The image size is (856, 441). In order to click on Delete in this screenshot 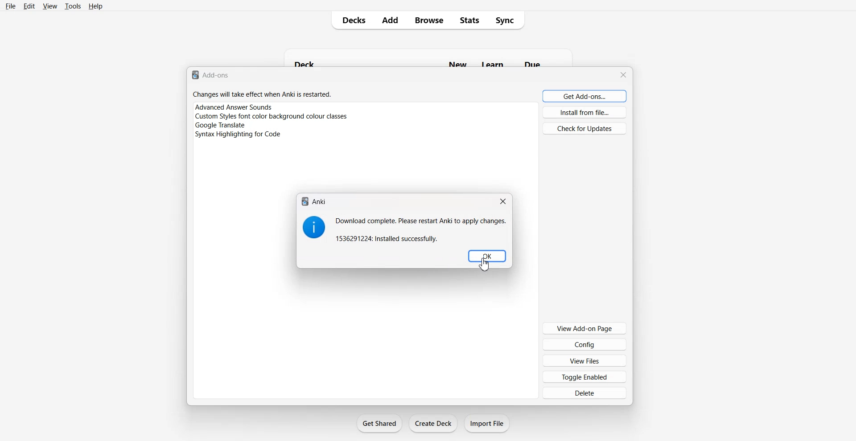, I will do `click(584, 392)`.